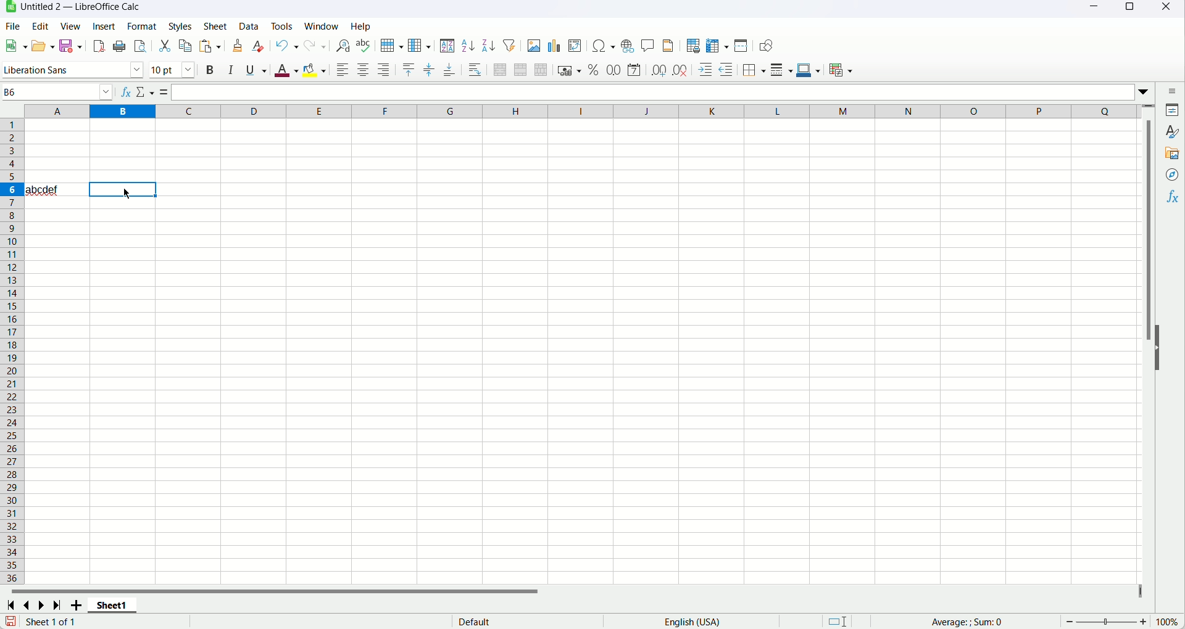  I want to click on maximize, so click(1128, 9).